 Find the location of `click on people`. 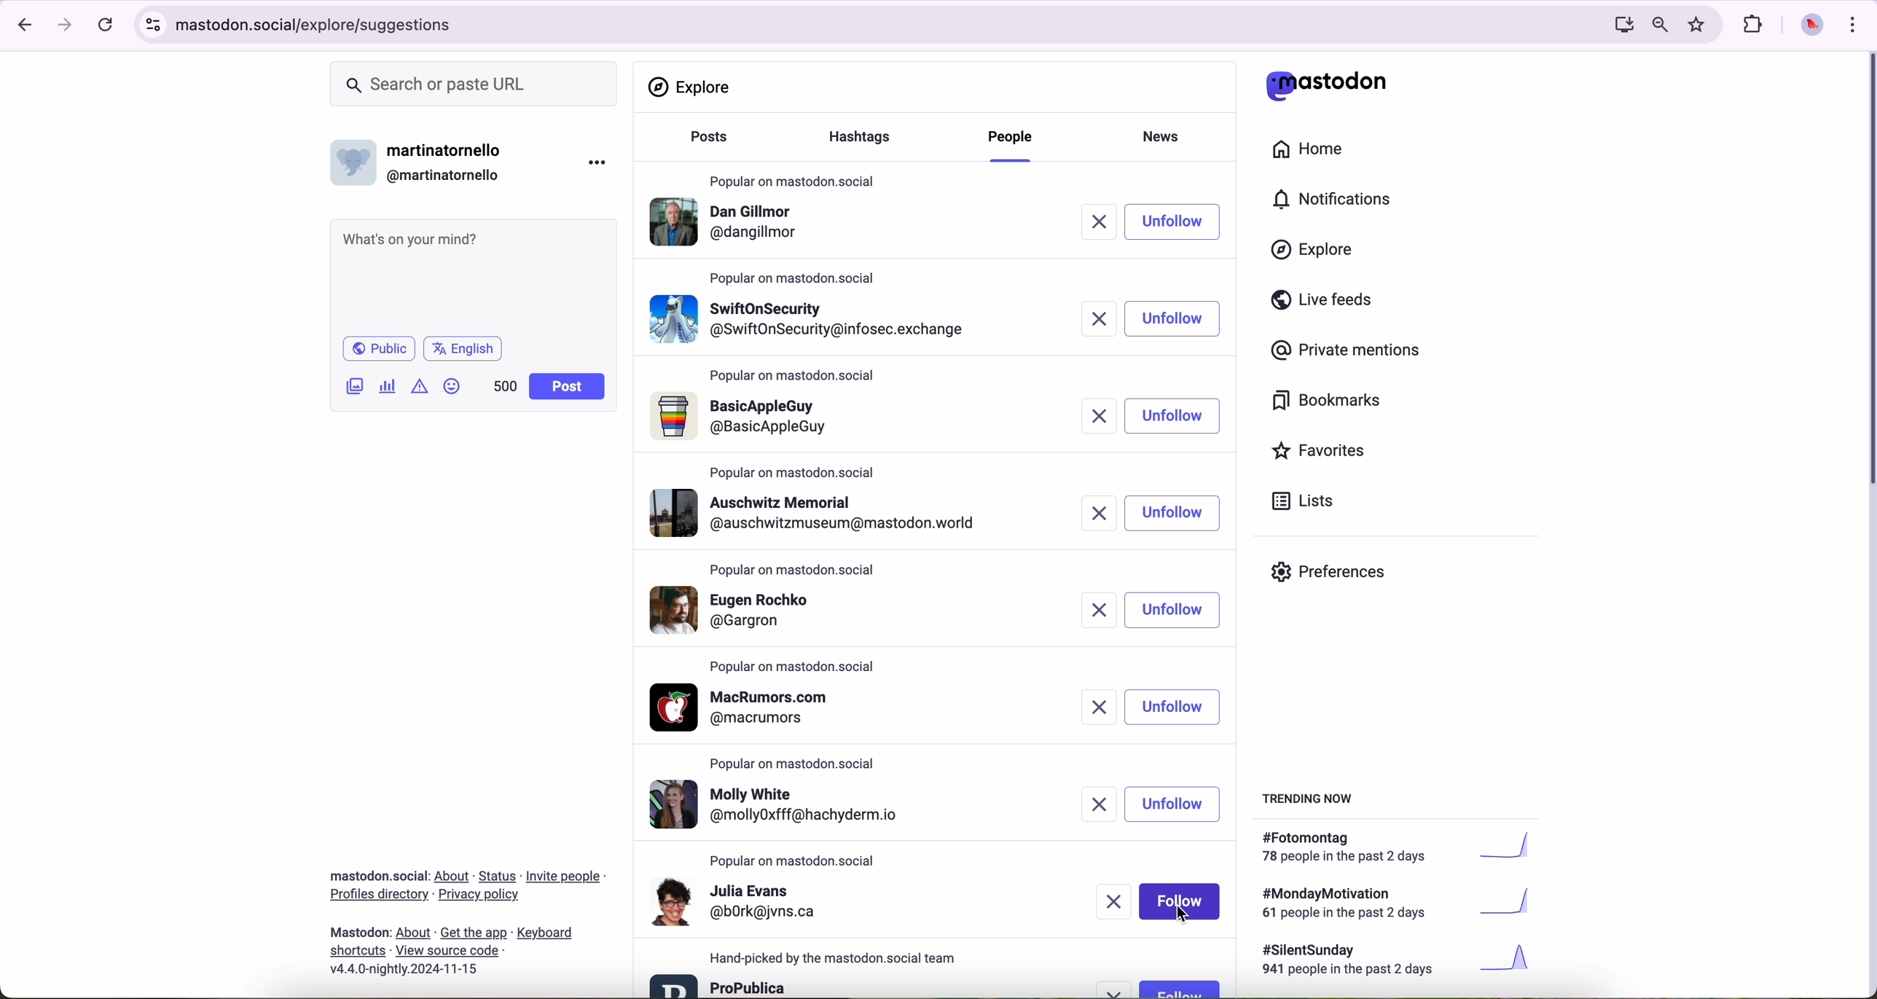

click on people is located at coordinates (1014, 144).